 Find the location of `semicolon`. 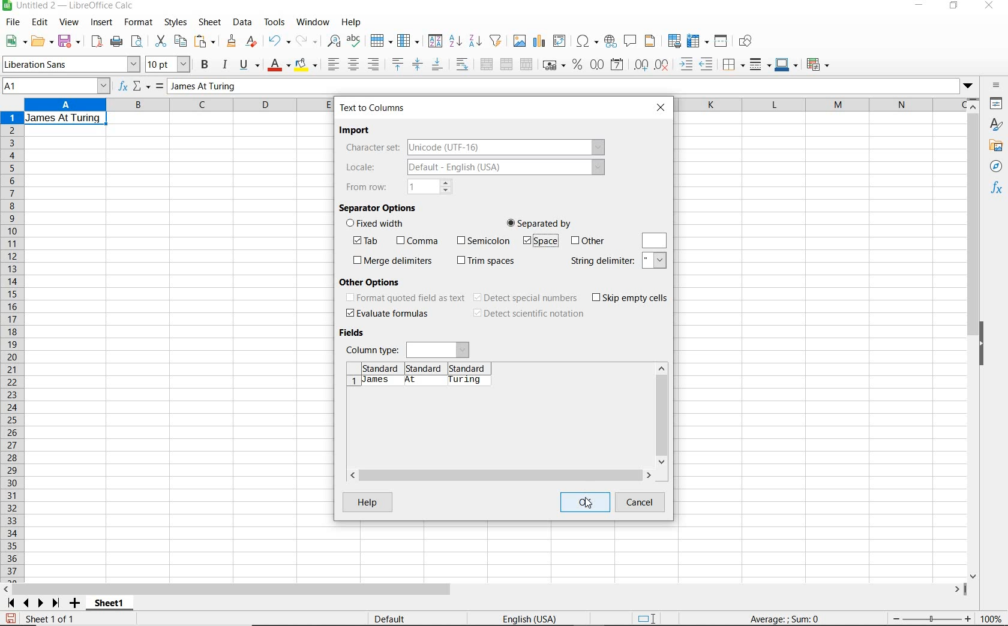

semicolon is located at coordinates (482, 240).